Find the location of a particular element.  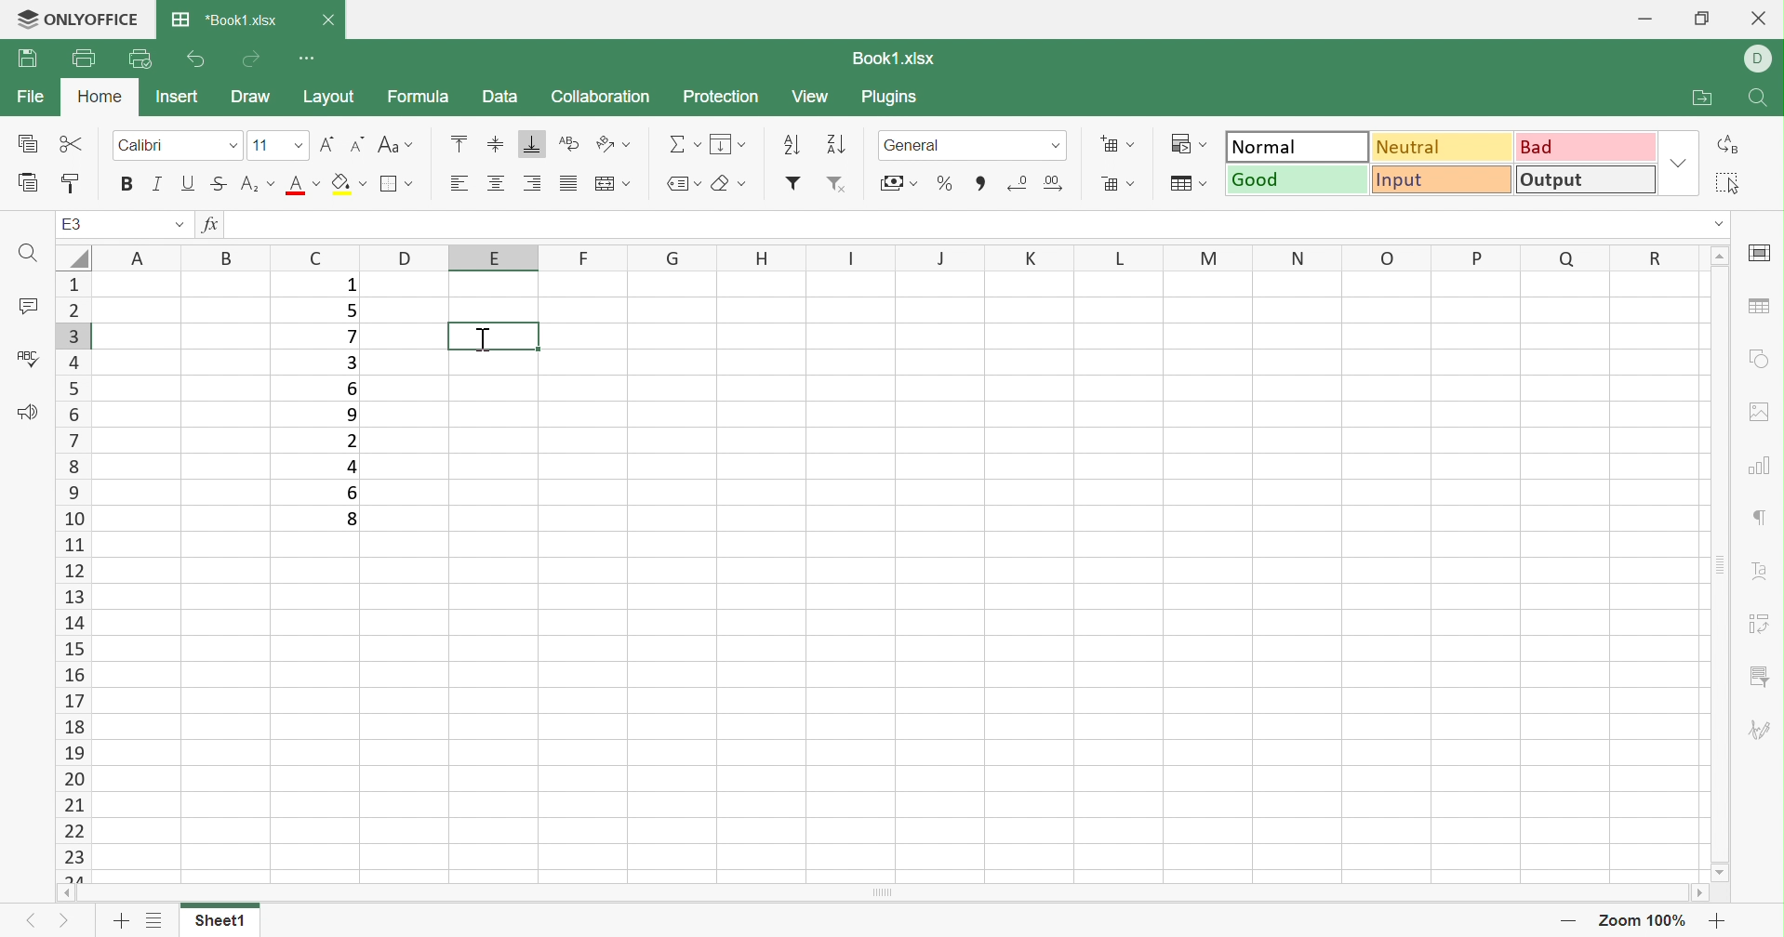

Comma style is located at coordinates (982, 184).